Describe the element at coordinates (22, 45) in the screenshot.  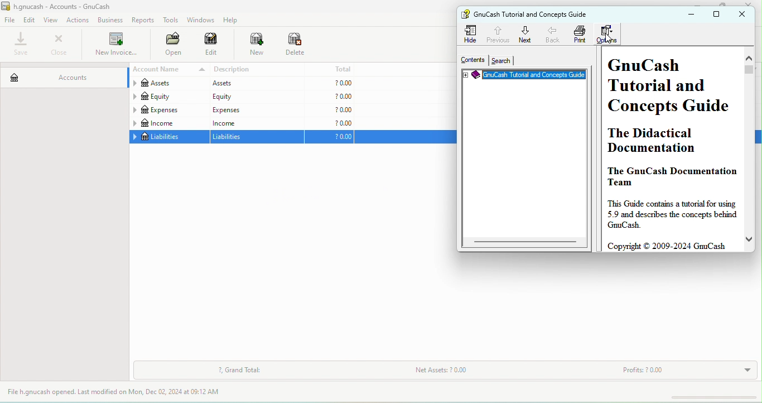
I see `save` at that location.